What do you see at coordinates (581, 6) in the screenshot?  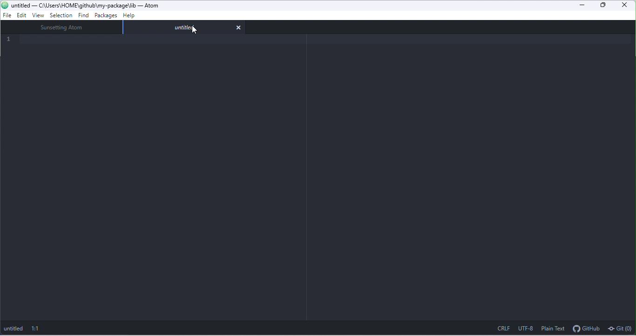 I see `minimize` at bounding box center [581, 6].